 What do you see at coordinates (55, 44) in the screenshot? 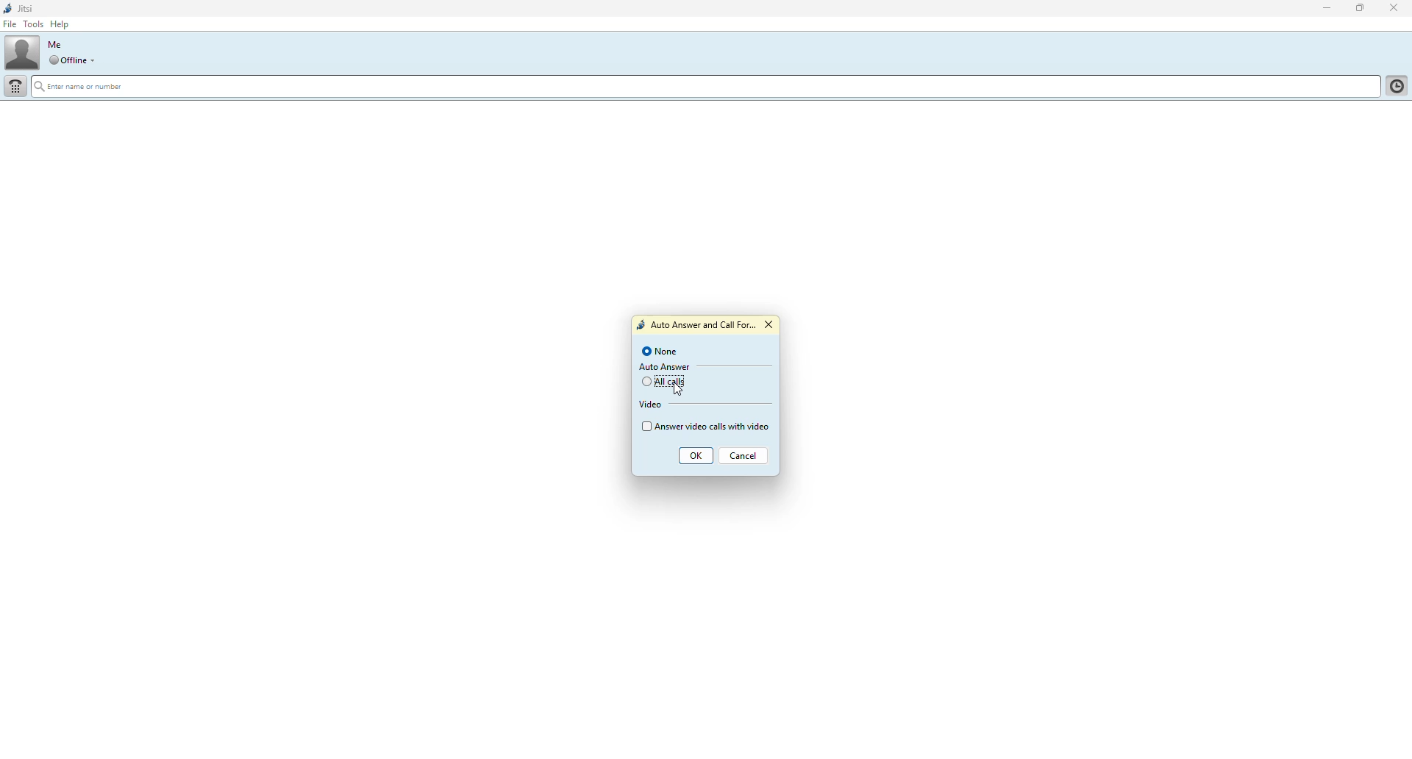
I see `me` at bounding box center [55, 44].